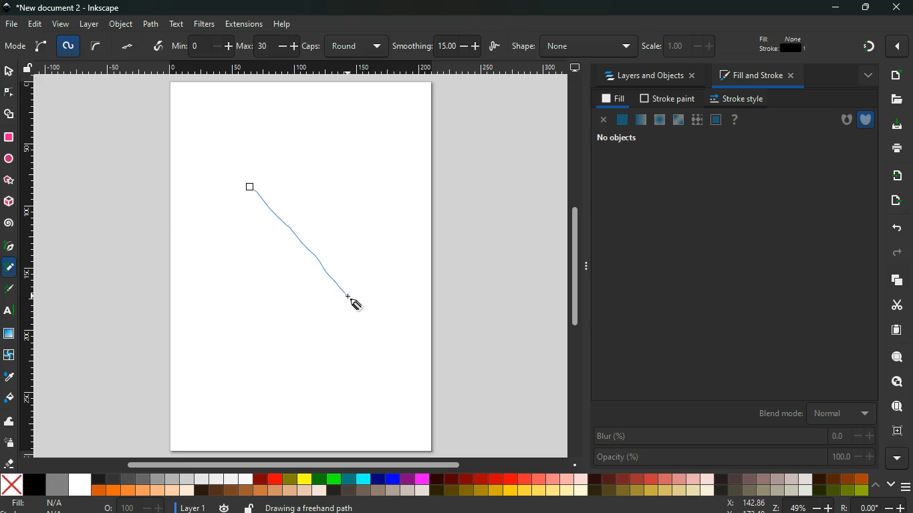  I want to click on Freehand Line, so click(295, 238).